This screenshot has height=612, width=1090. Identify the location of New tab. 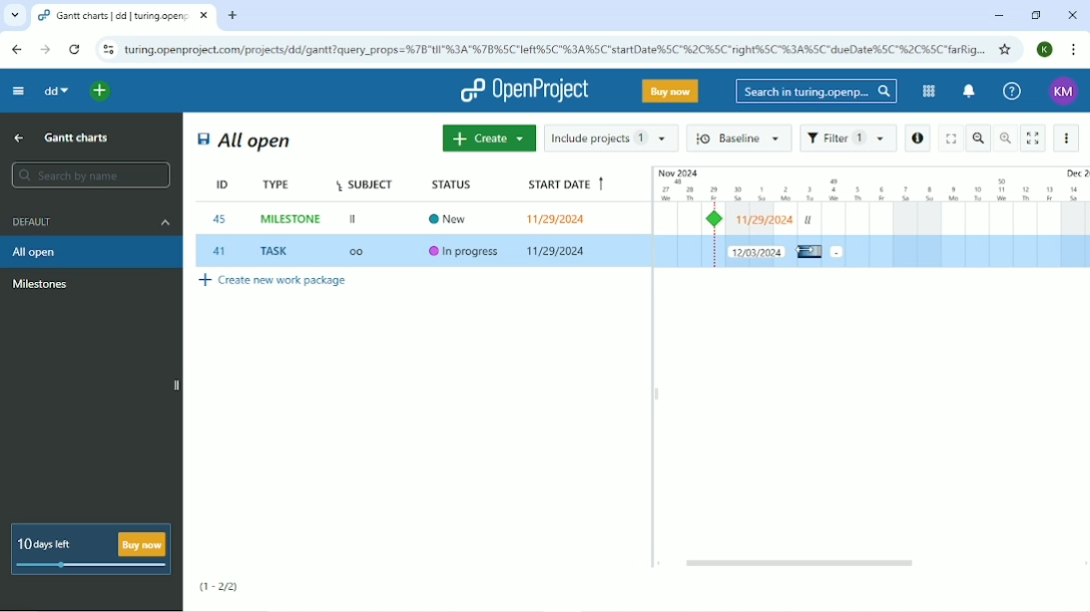
(235, 15).